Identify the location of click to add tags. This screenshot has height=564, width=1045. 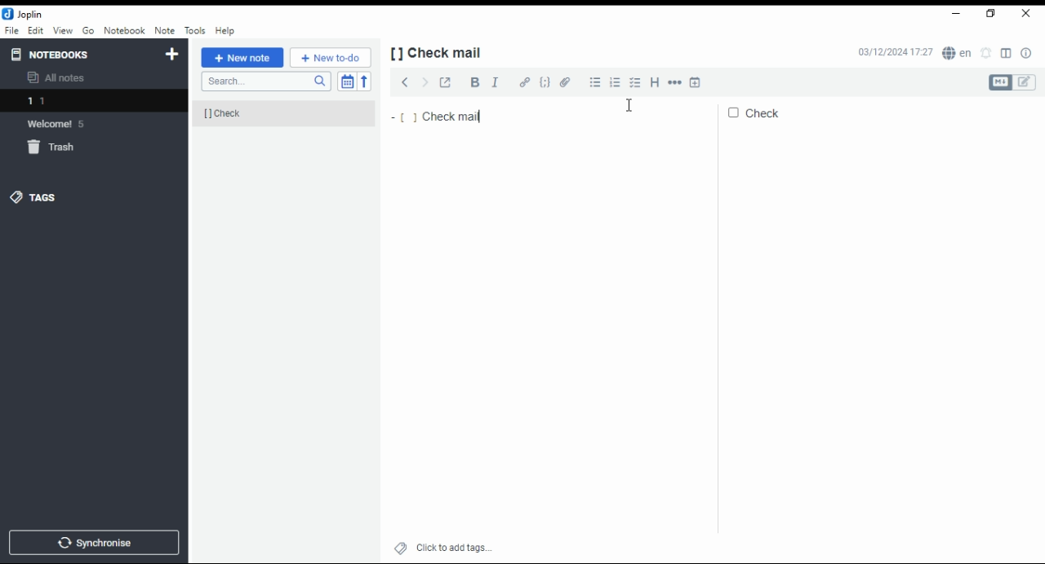
(443, 549).